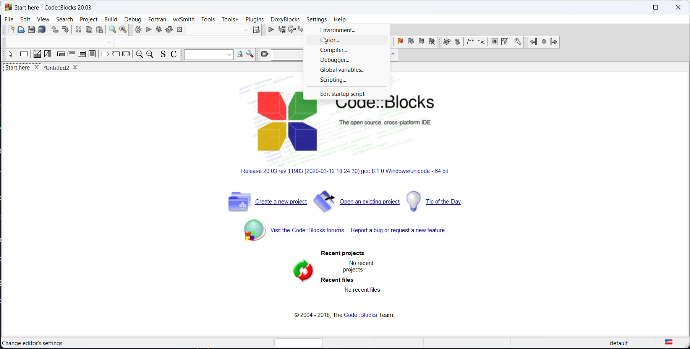 This screenshot has height=349, width=690. Describe the element at coordinates (182, 29) in the screenshot. I see `abort` at that location.